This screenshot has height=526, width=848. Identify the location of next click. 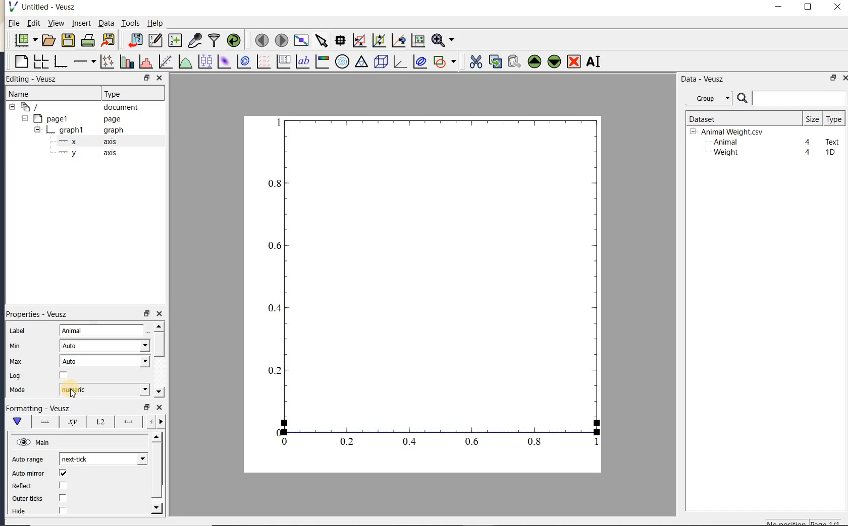
(103, 458).